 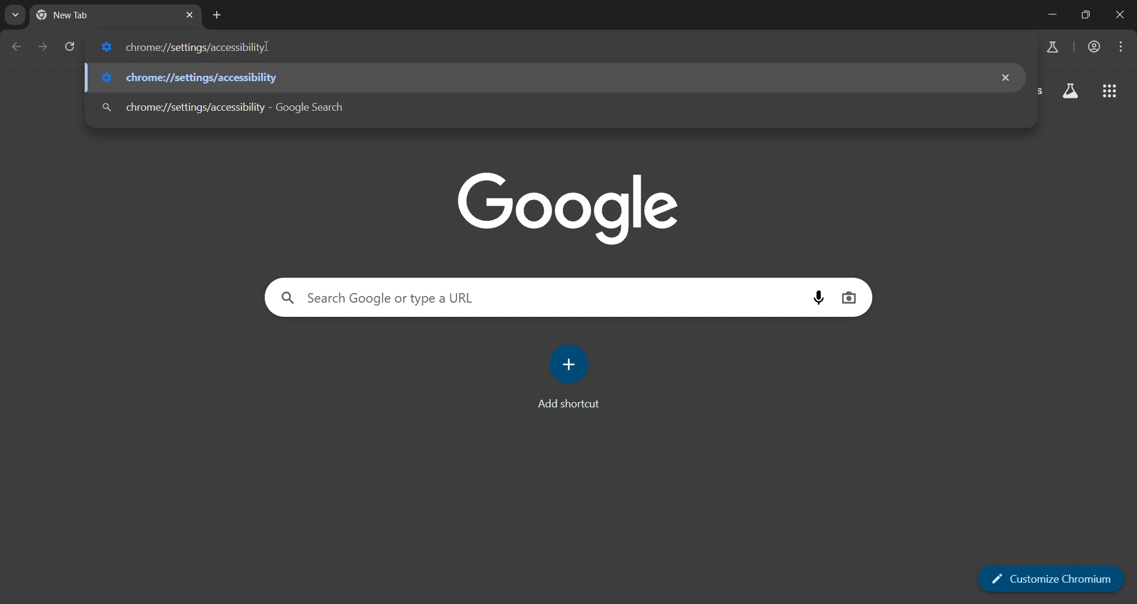 What do you see at coordinates (1072, 91) in the screenshot?
I see `search labs` at bounding box center [1072, 91].